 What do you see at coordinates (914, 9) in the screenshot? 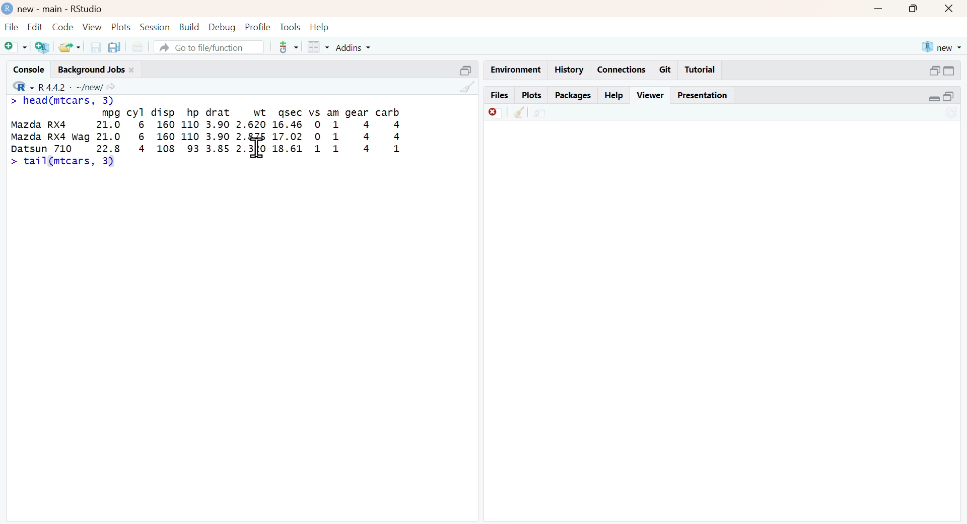
I see `maximize` at bounding box center [914, 9].